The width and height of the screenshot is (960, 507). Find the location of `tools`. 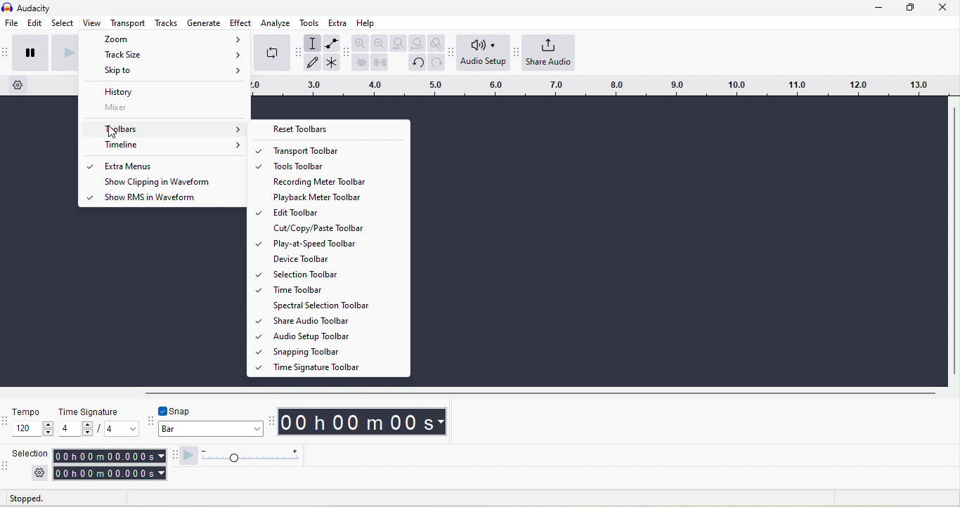

tools is located at coordinates (309, 23).